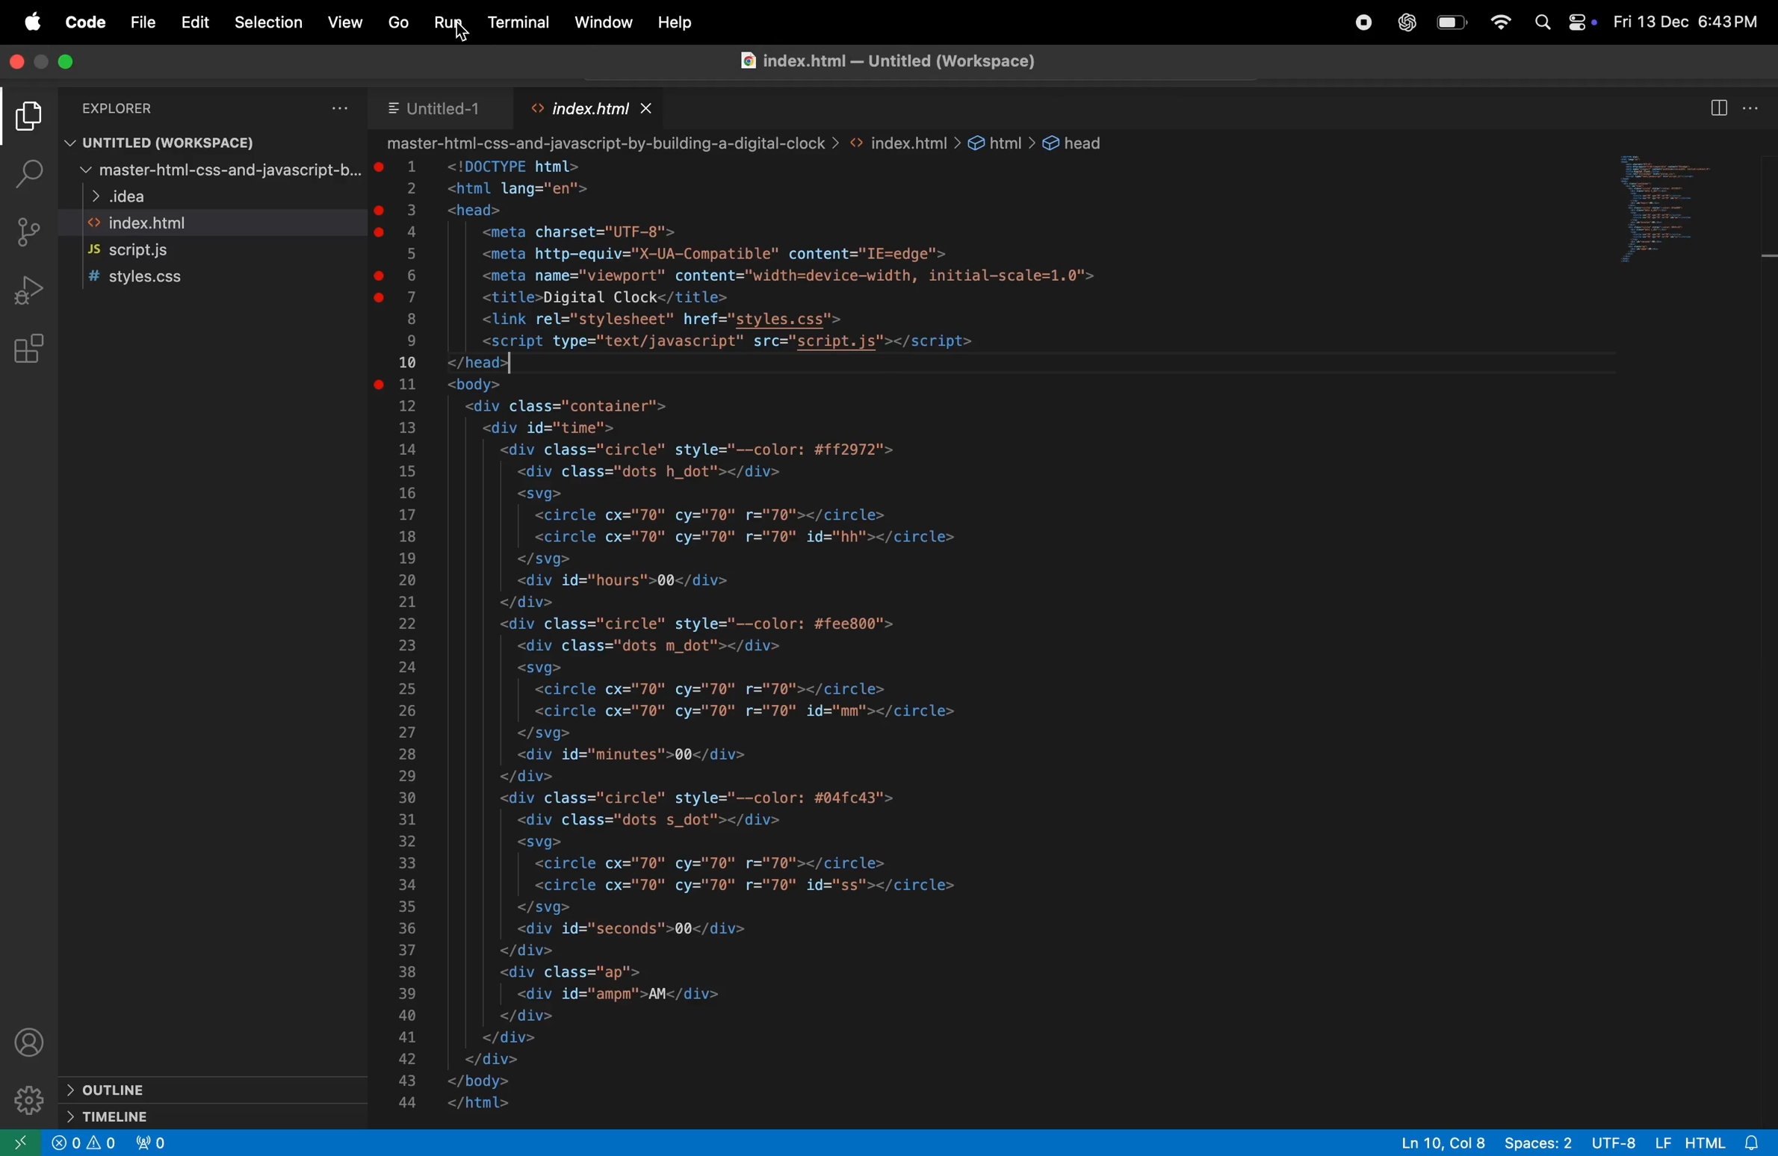  Describe the element at coordinates (196, 22) in the screenshot. I see `Edit` at that location.